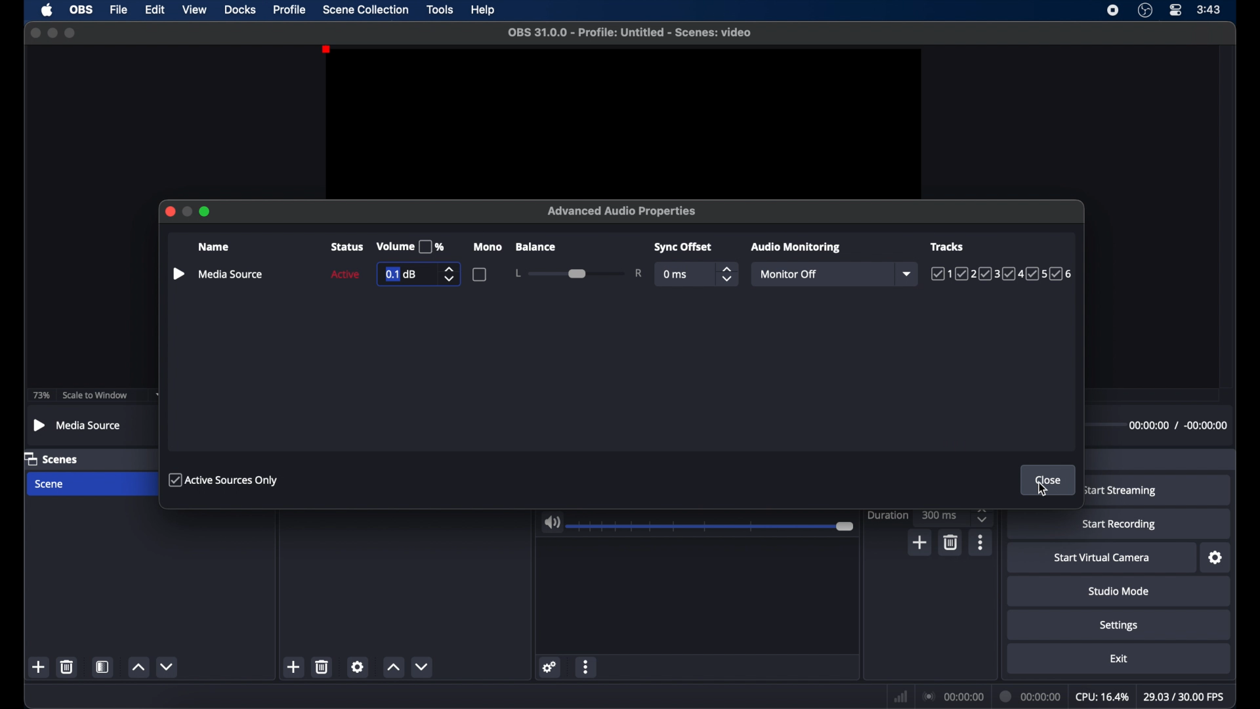 The image size is (1260, 709). What do you see at coordinates (952, 543) in the screenshot?
I see `delete` at bounding box center [952, 543].